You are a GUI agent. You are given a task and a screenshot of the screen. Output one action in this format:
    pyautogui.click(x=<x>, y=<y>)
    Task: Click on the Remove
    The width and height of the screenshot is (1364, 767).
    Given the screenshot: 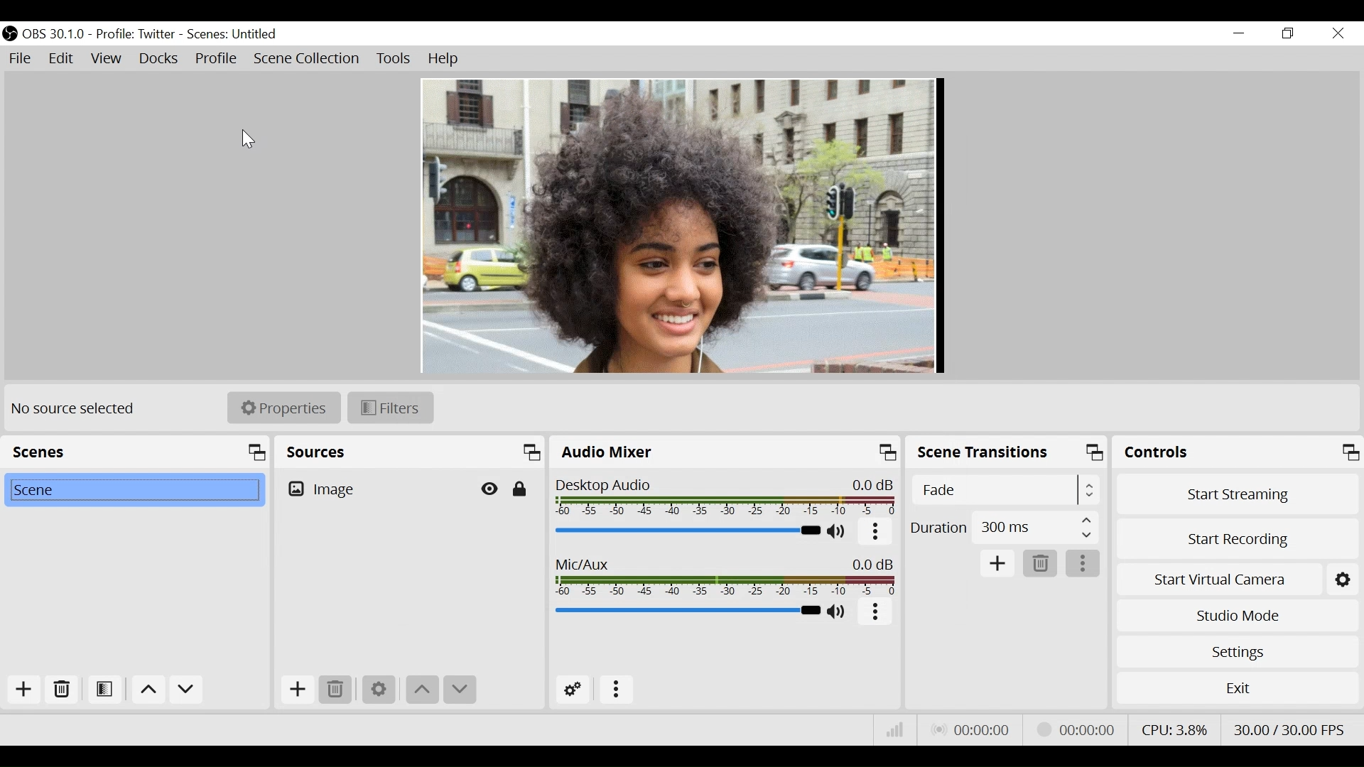 What is the action you would take?
    pyautogui.click(x=60, y=692)
    